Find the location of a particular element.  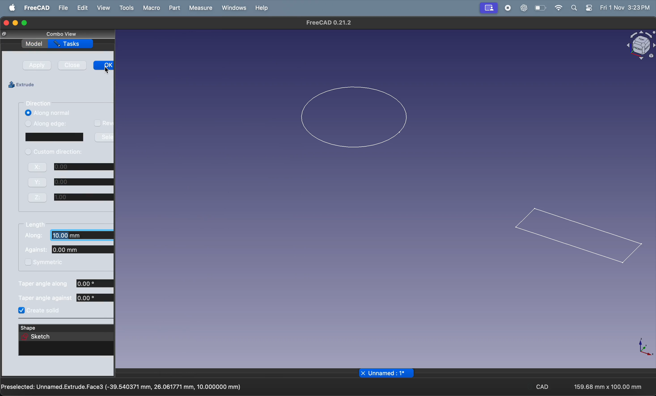

battery is located at coordinates (540, 8).